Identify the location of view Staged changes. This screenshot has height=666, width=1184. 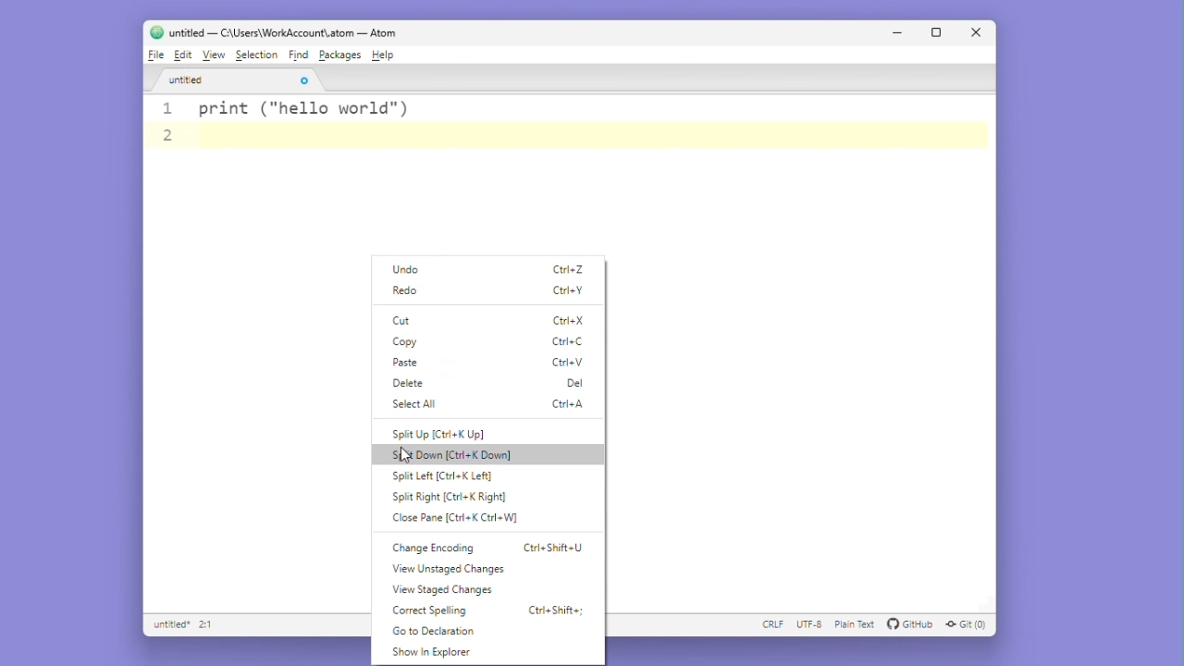
(443, 590).